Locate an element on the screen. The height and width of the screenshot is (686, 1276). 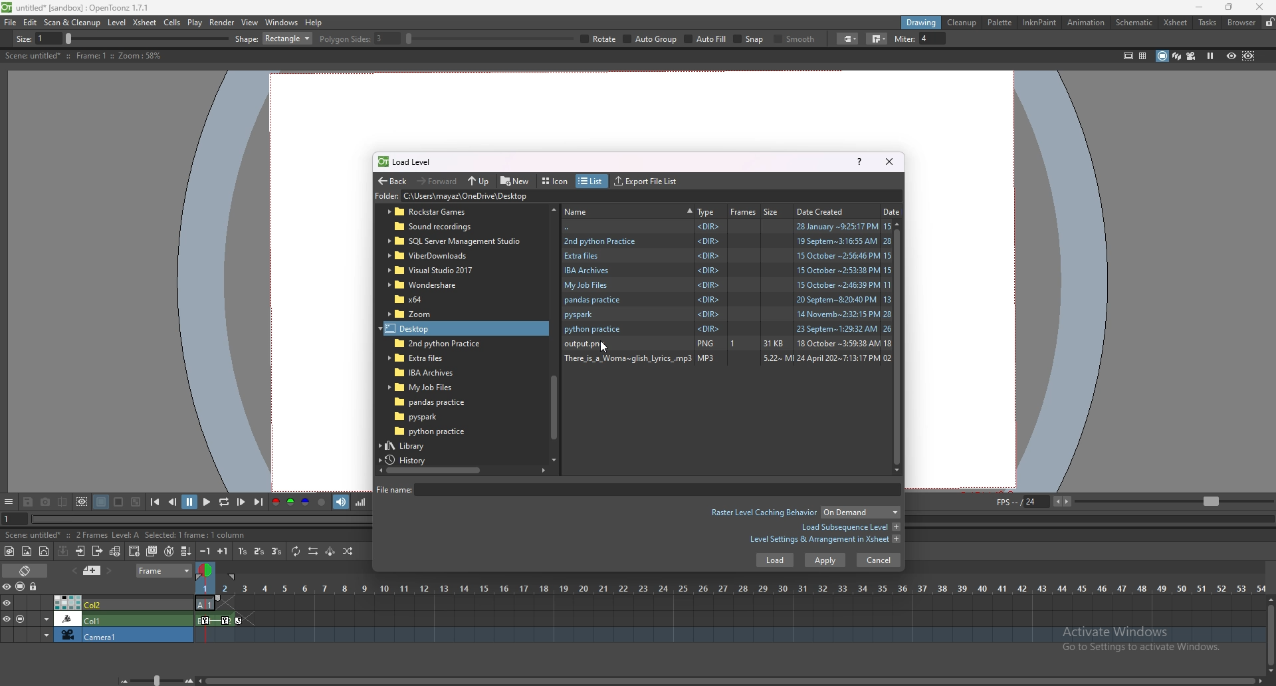
join is located at coordinates (1111, 39).